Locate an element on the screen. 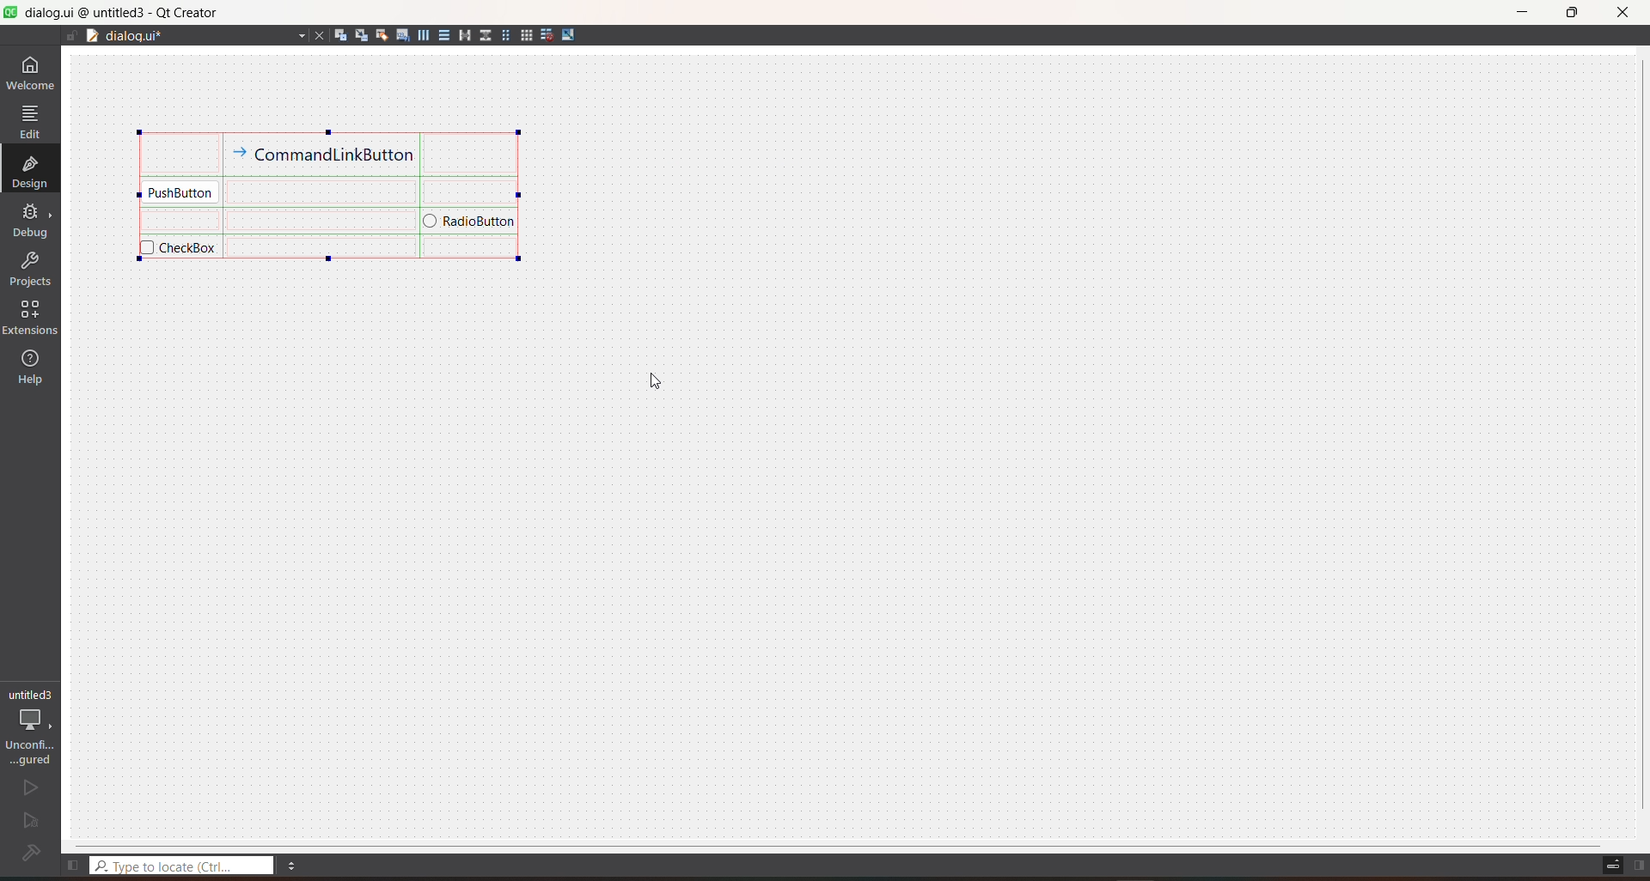 The height and width of the screenshot is (881, 1650). debug is located at coordinates (30, 221).